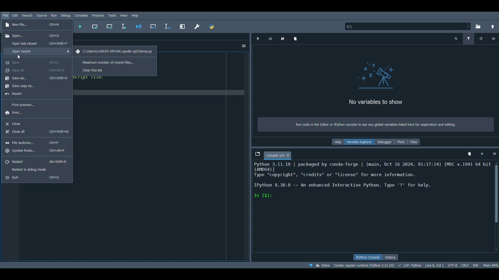  I want to click on File, so click(6, 16).